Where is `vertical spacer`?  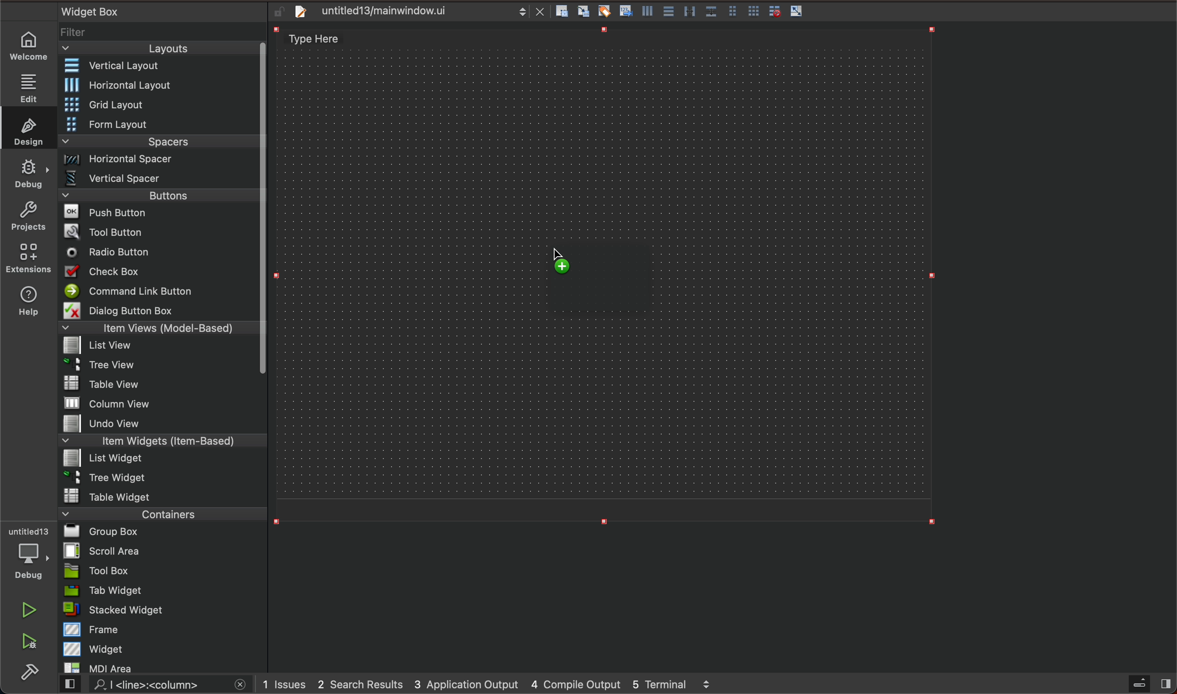
vertical spacer is located at coordinates (159, 178).